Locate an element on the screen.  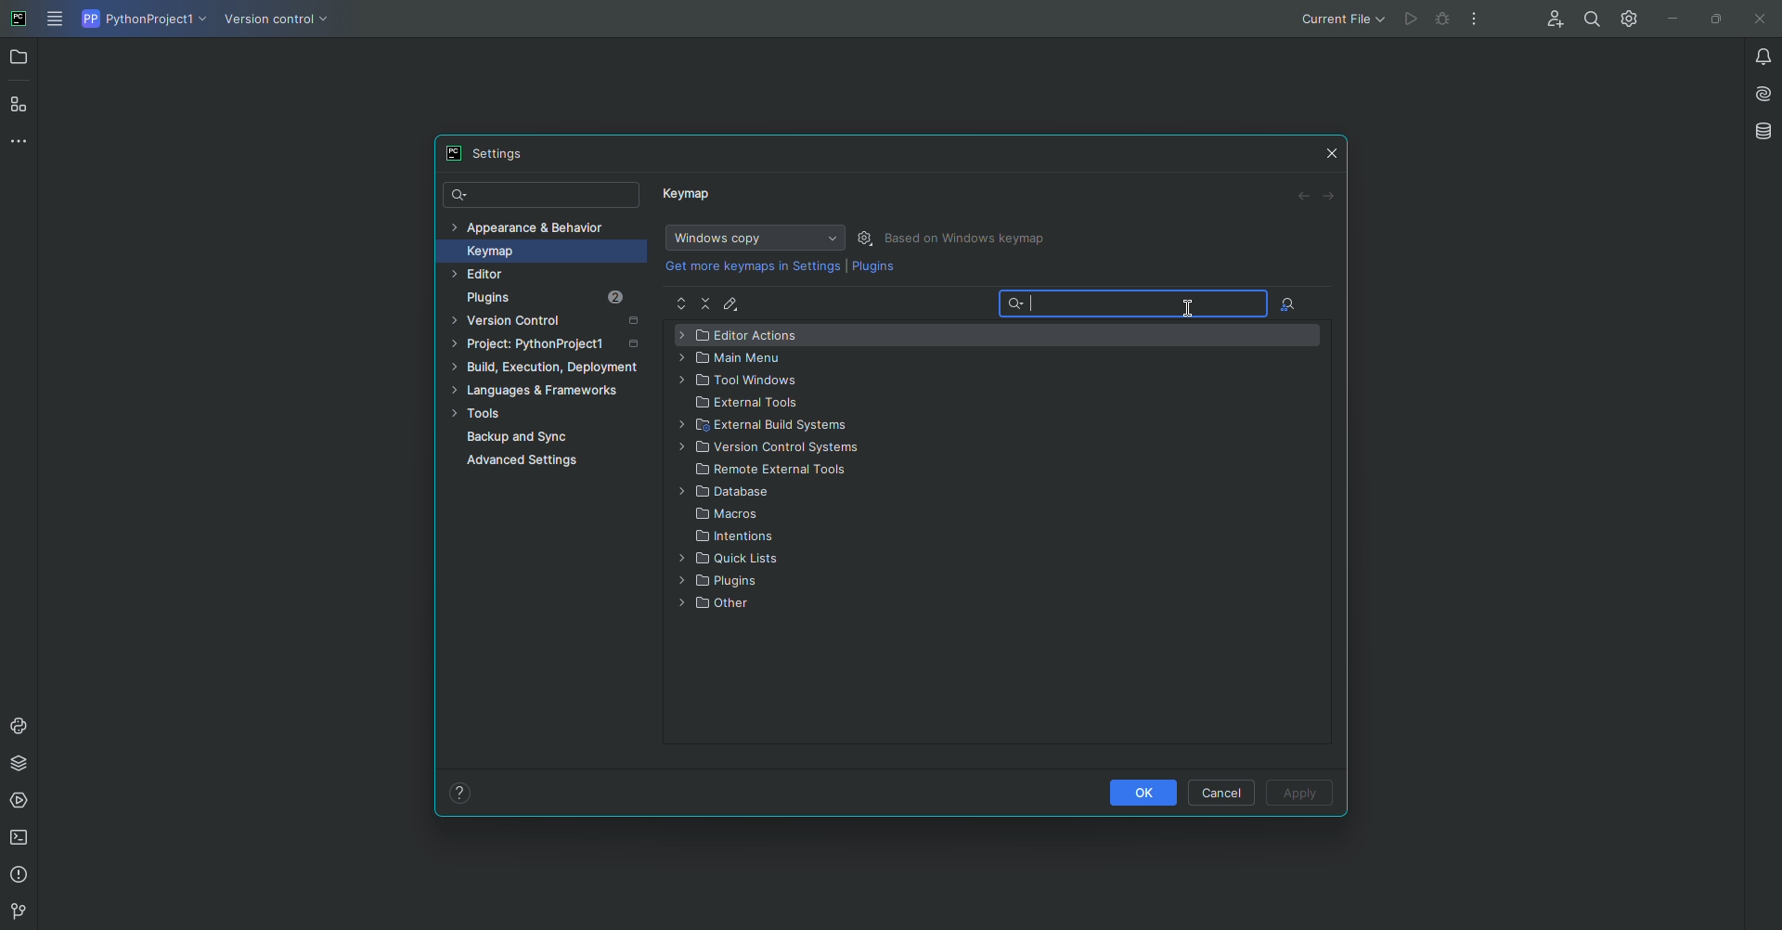
Minimize is located at coordinates (1668, 19).